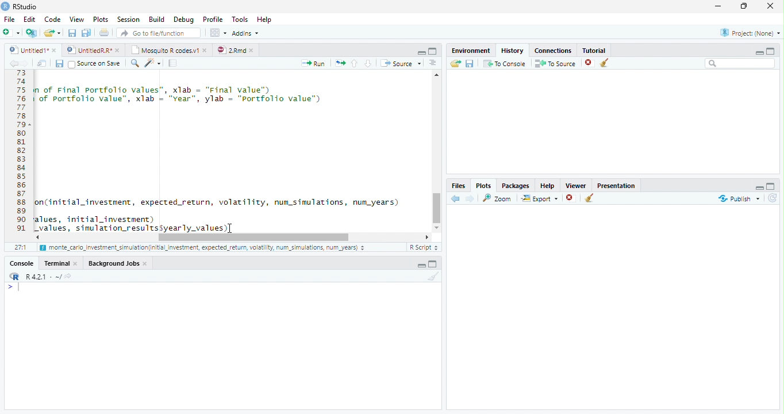 This screenshot has height=414, width=784. What do you see at coordinates (433, 64) in the screenshot?
I see `Show document outline` at bounding box center [433, 64].